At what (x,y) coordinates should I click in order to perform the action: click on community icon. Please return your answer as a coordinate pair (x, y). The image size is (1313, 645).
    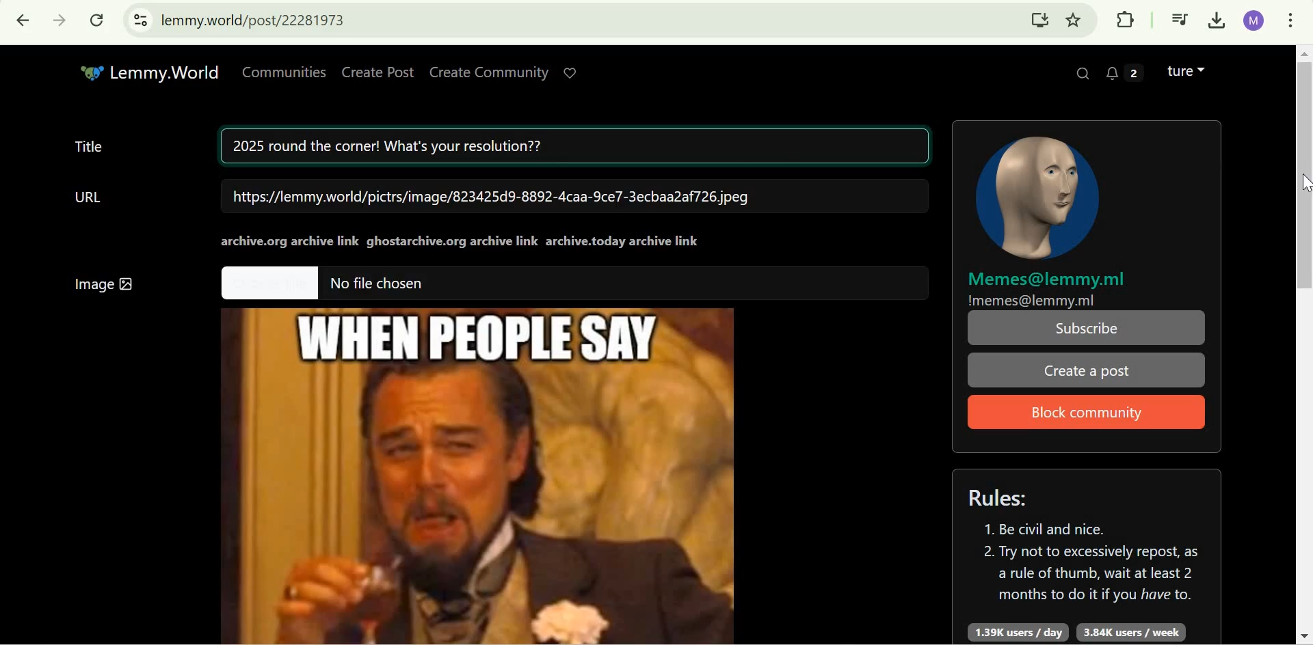
    Looking at the image, I should click on (1041, 195).